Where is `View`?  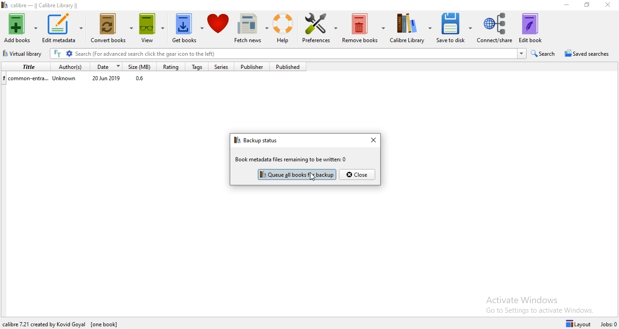 View is located at coordinates (154, 29).